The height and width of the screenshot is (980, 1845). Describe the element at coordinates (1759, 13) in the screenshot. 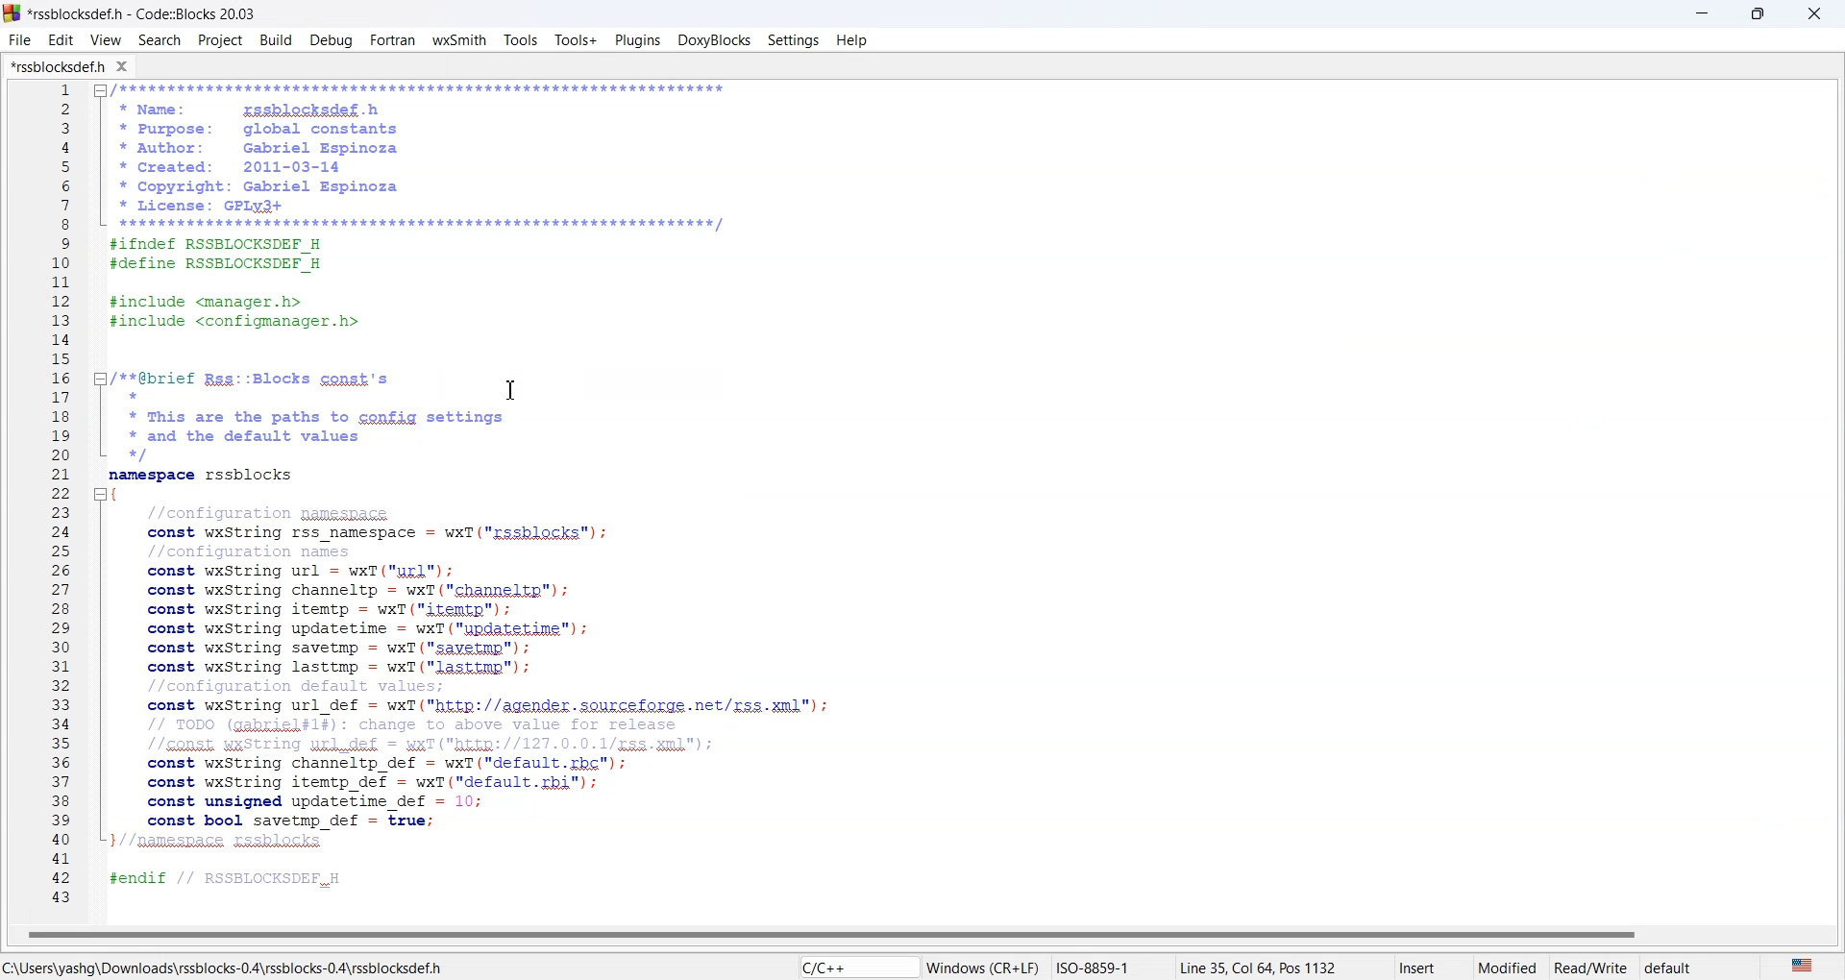

I see `Maximize` at that location.